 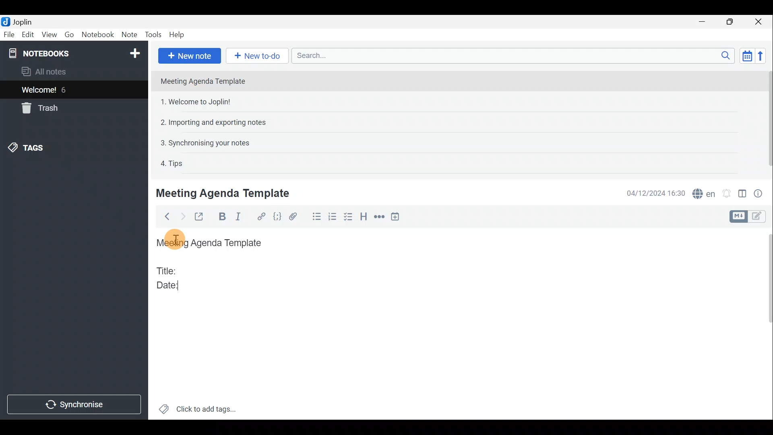 I want to click on Welcome!, so click(x=39, y=91).